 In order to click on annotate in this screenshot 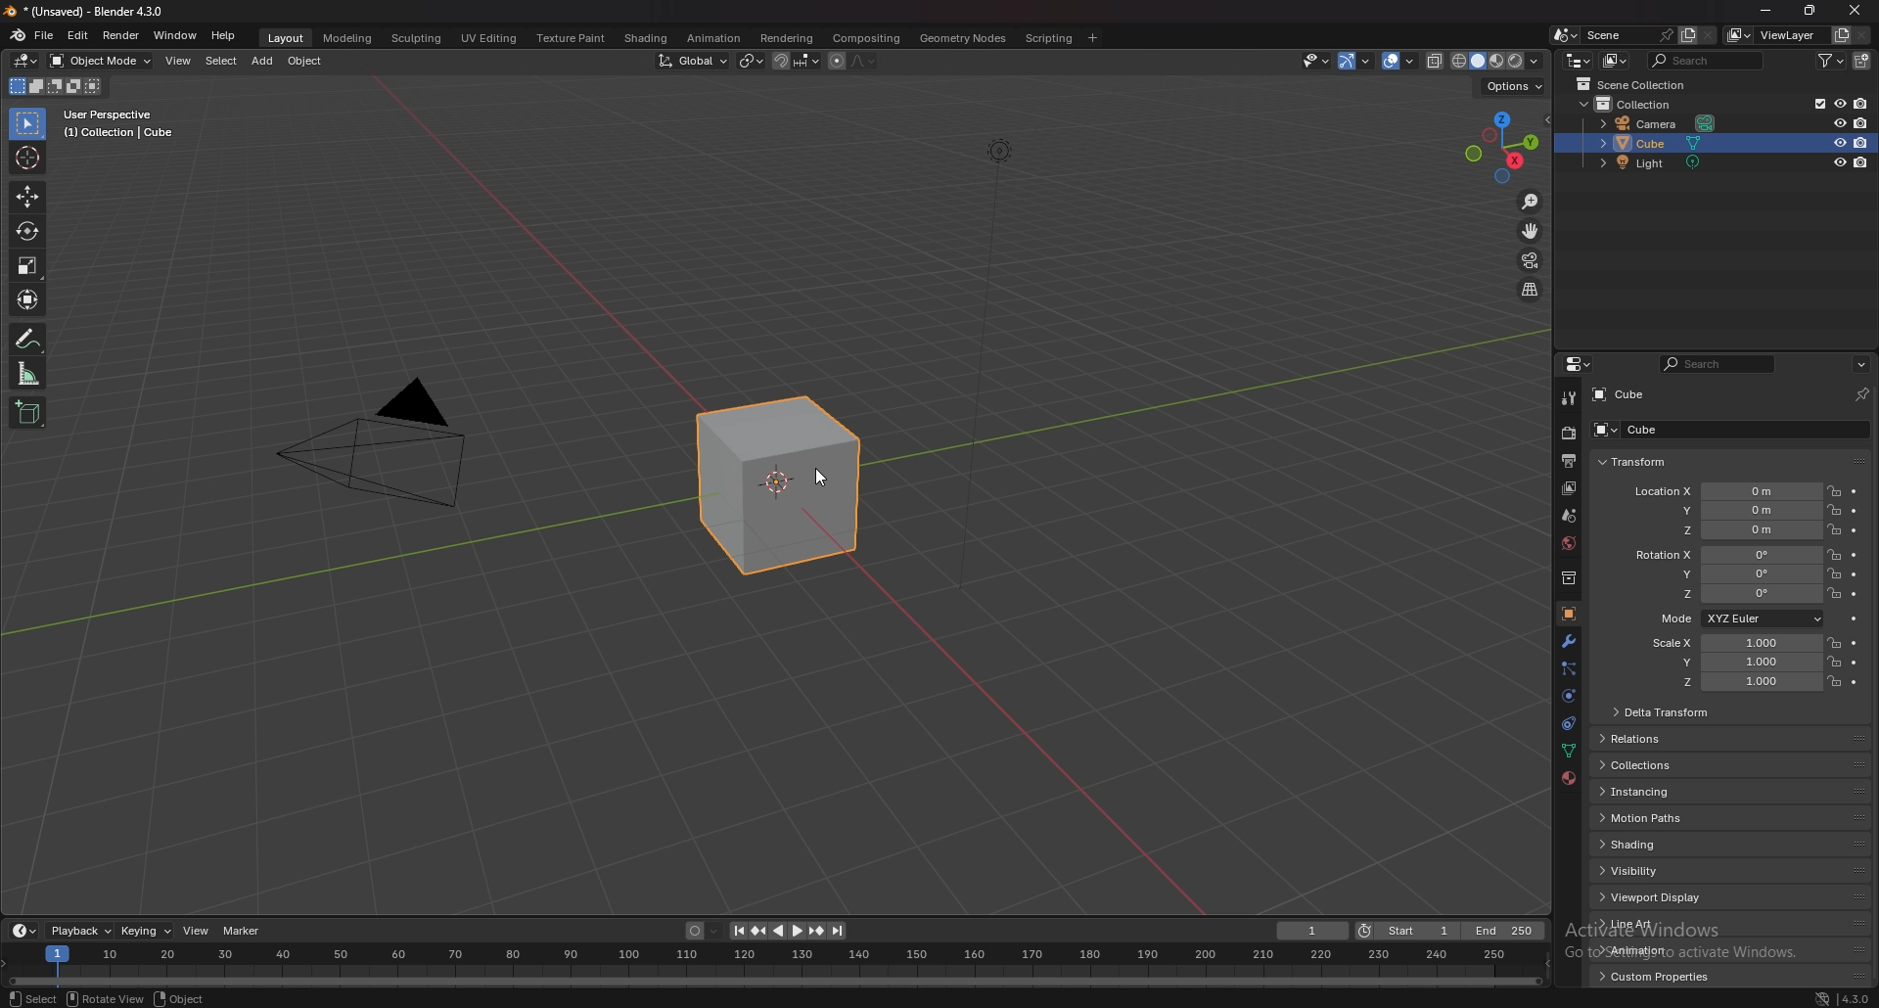, I will do `click(30, 339)`.